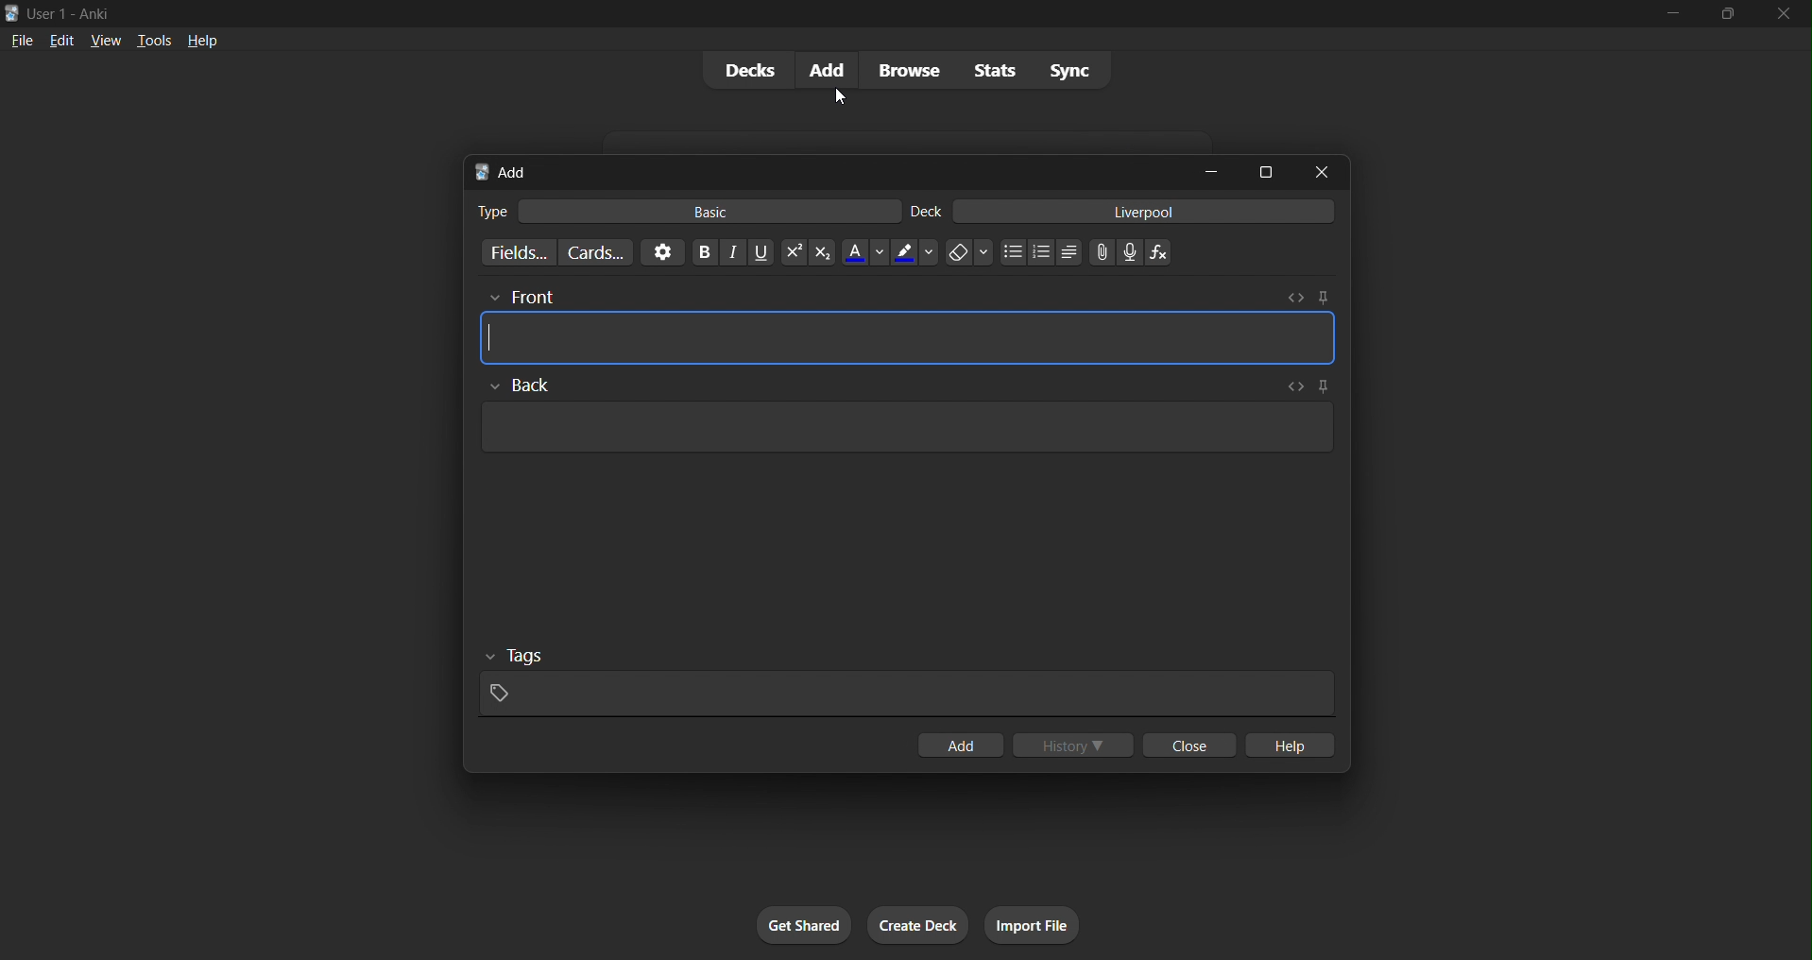 Image resolution: width=1812 pixels, height=960 pixels. Describe the element at coordinates (726, 251) in the screenshot. I see `italic` at that location.